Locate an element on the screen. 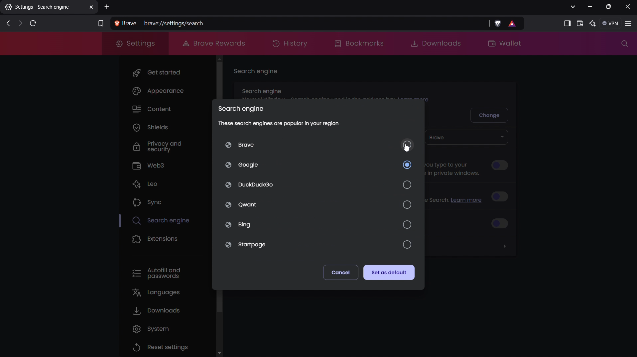 The width and height of the screenshot is (637, 357). Set as default is located at coordinates (389, 273).